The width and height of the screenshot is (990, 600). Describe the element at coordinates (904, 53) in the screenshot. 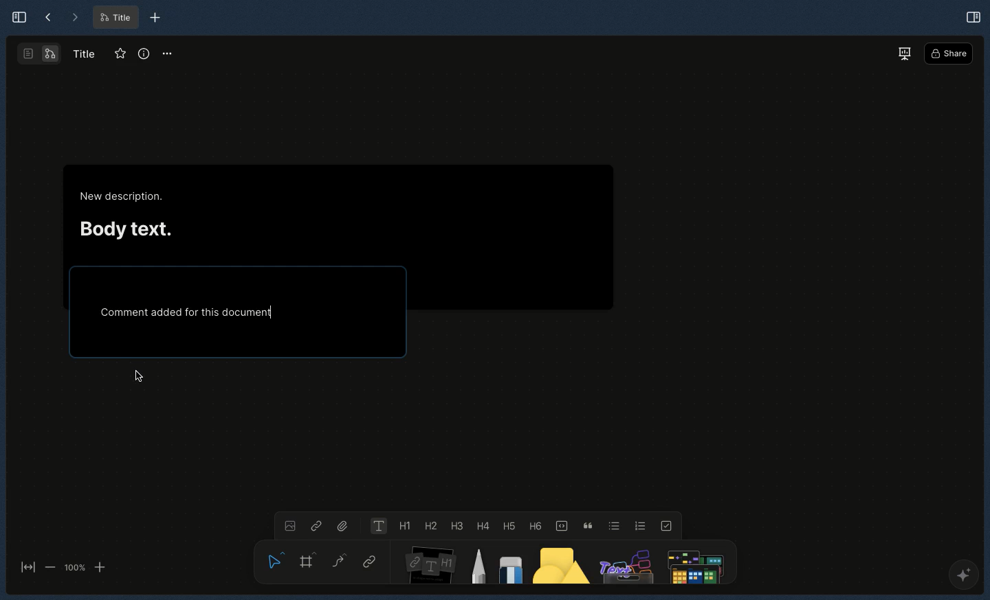

I see `Present` at that location.